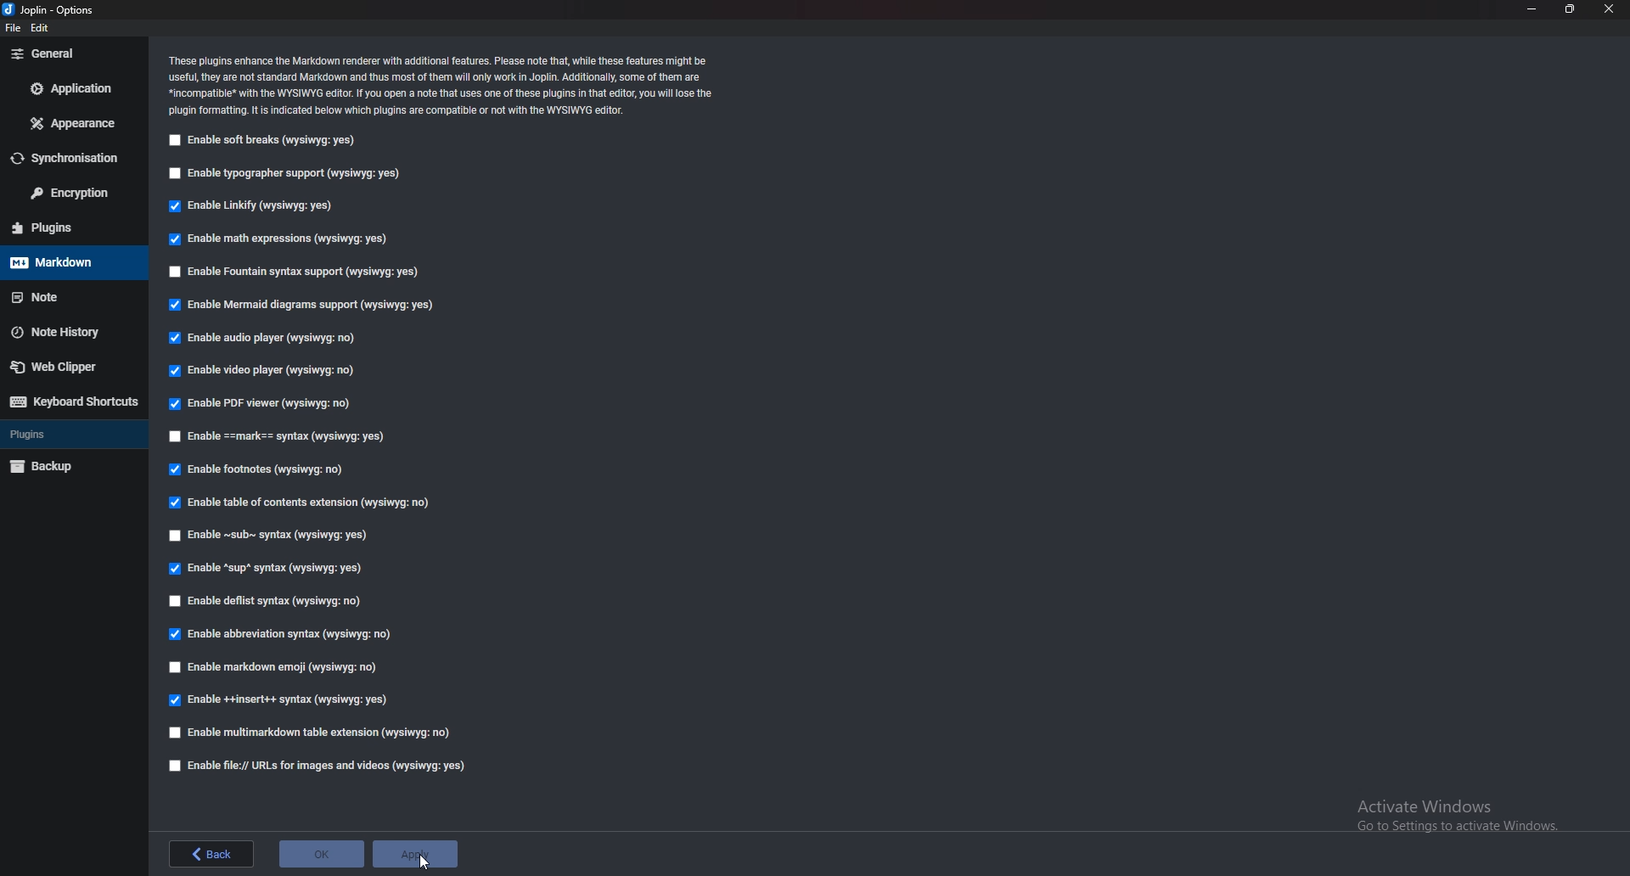 Image resolution: width=1630 pixels, height=876 pixels. What do you see at coordinates (267, 599) in the screenshot?
I see `enable deflist syntax` at bounding box center [267, 599].